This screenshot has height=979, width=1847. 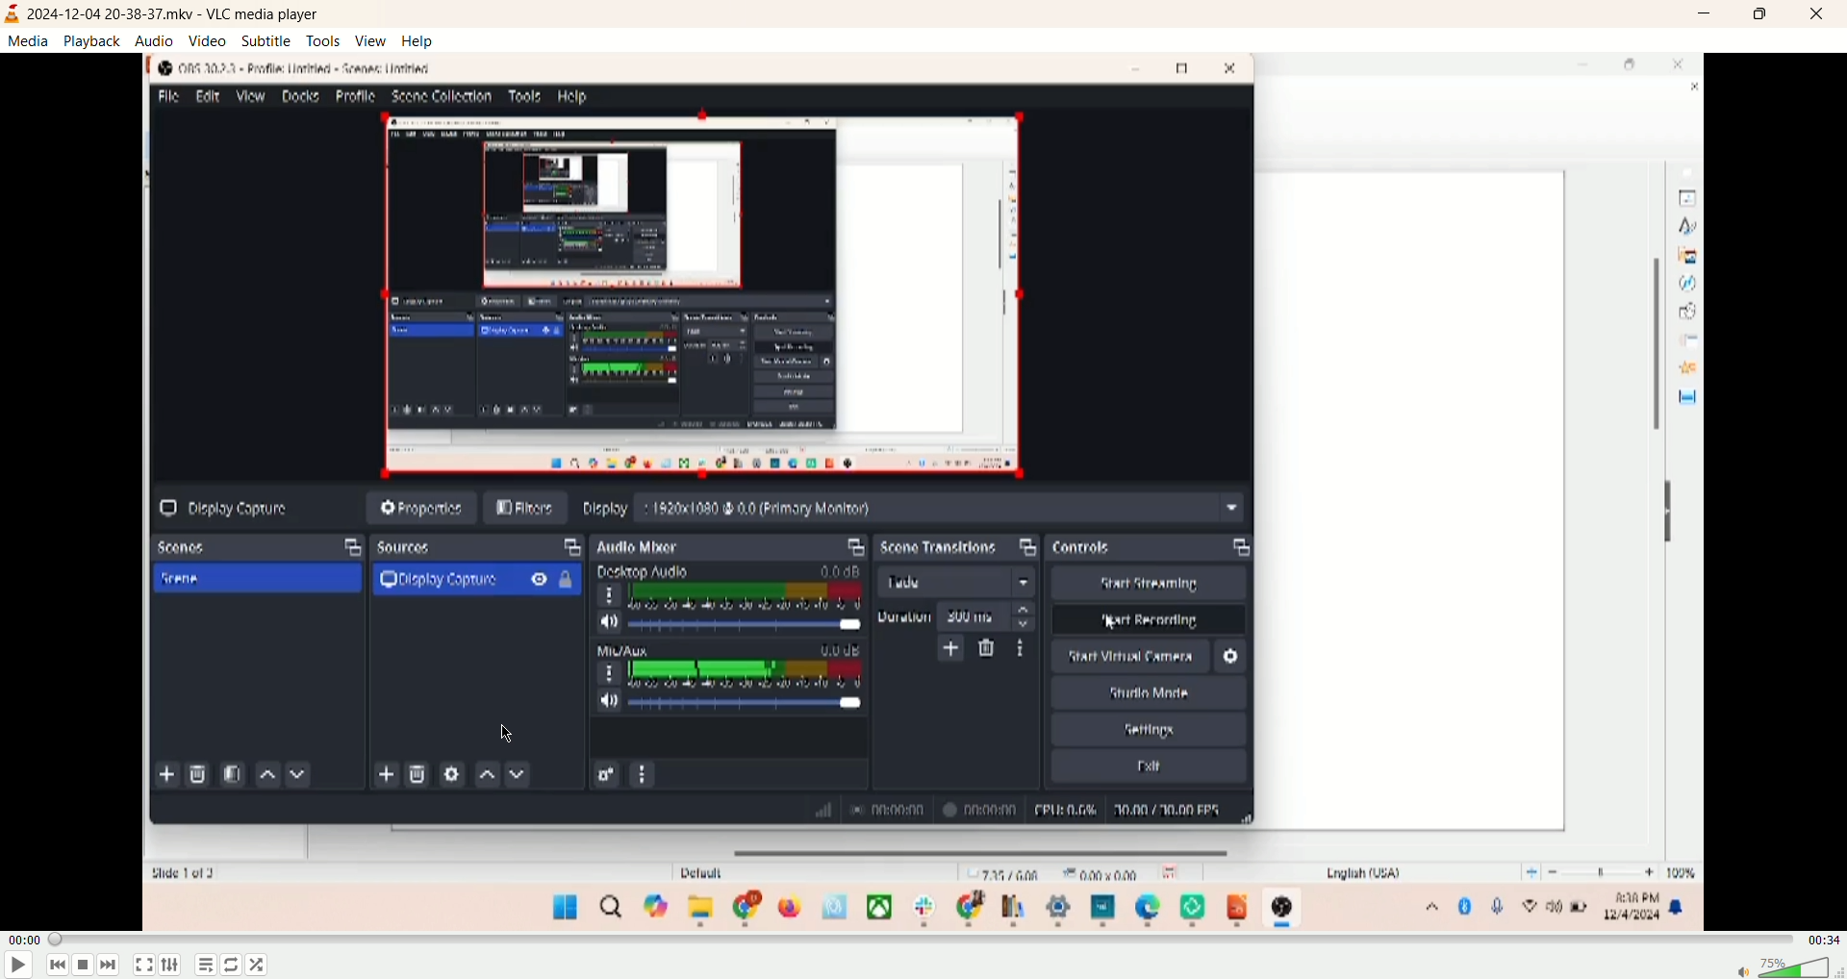 I want to click on fullscreen, so click(x=145, y=966).